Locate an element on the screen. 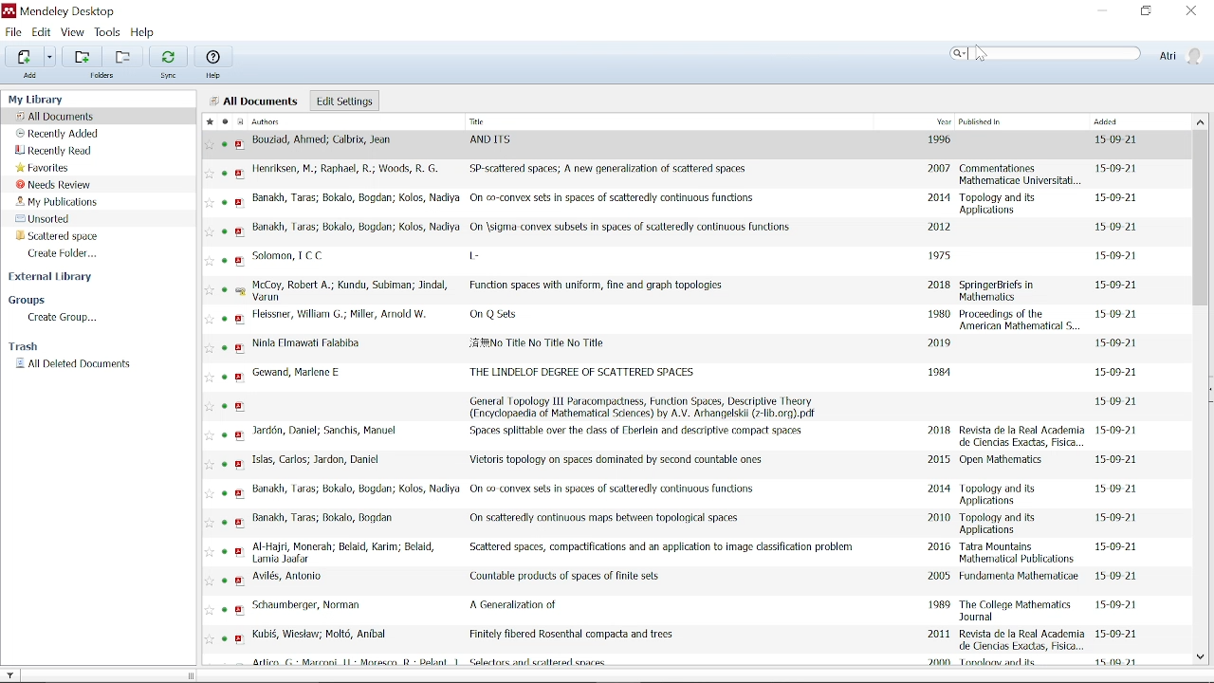  Schaumberger, Norman A Generalization of 1989 The College Mathematics Journal 15-09-21 is located at coordinates (690, 610).